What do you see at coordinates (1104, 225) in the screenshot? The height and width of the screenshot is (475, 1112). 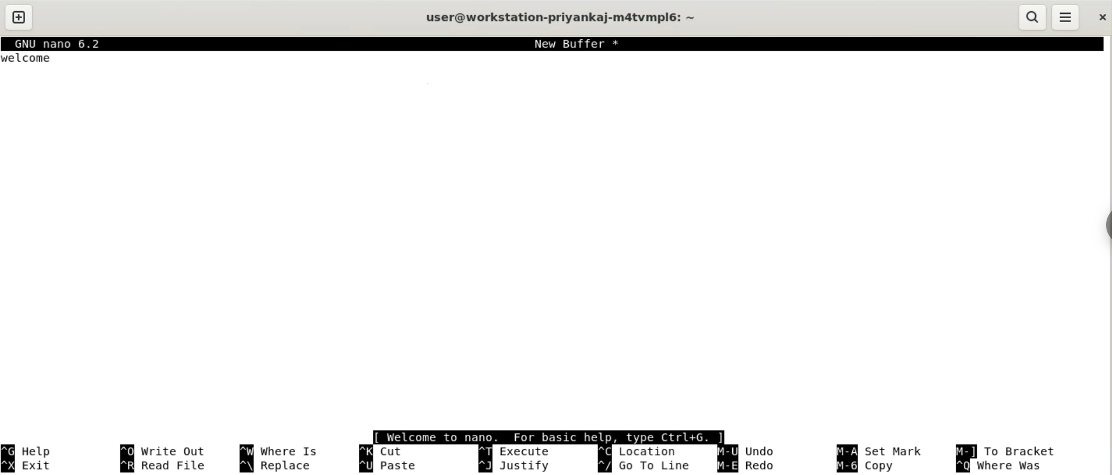 I see `sidebar` at bounding box center [1104, 225].